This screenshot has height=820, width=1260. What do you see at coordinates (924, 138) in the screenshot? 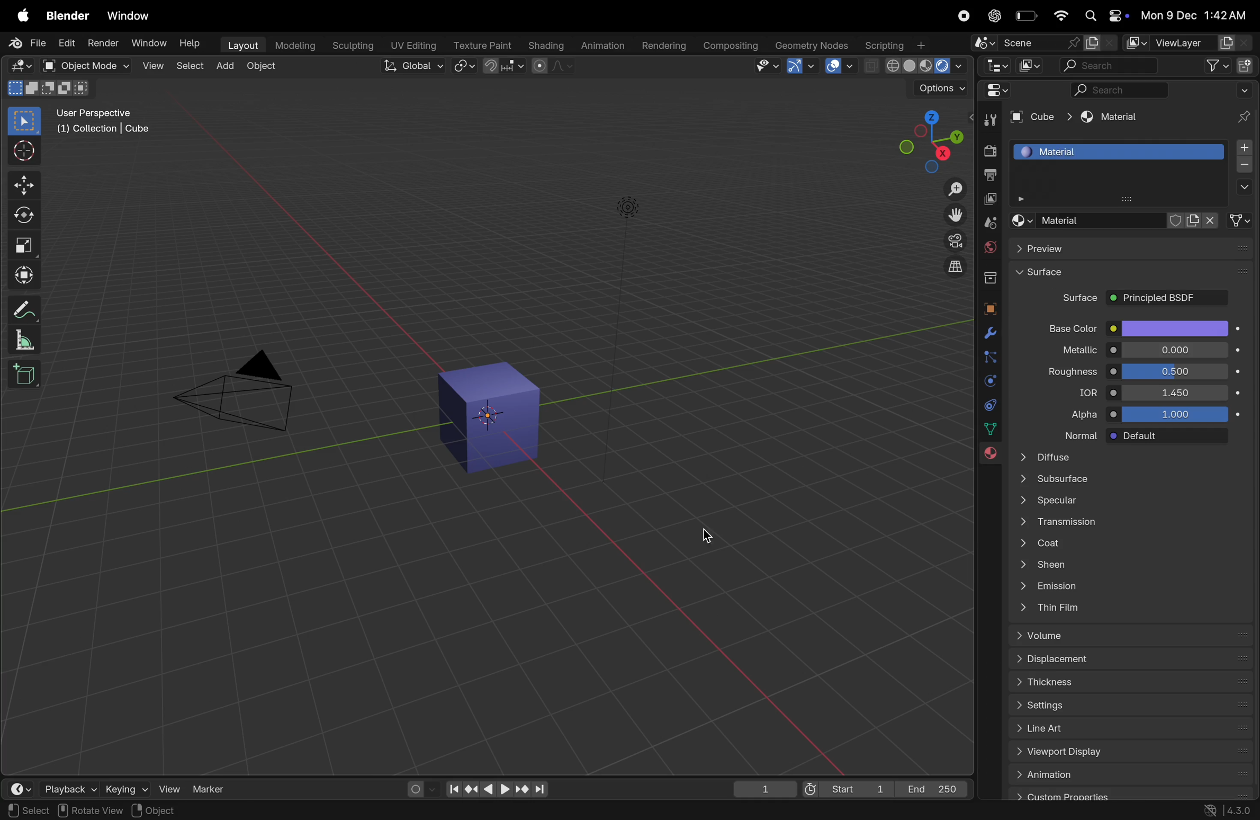
I see `view point` at bounding box center [924, 138].